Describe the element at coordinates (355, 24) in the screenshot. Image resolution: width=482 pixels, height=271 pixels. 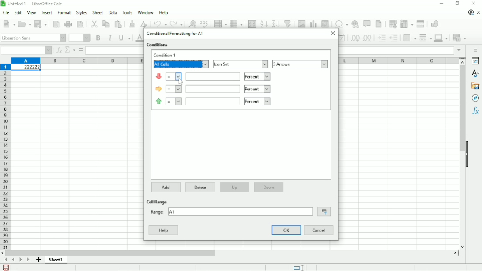
I see `Insert hyperlink` at that location.